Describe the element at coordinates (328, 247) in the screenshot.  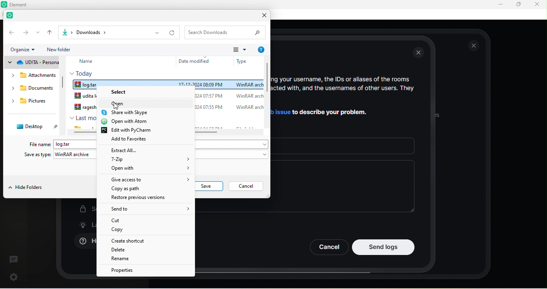
I see `Cancel` at that location.